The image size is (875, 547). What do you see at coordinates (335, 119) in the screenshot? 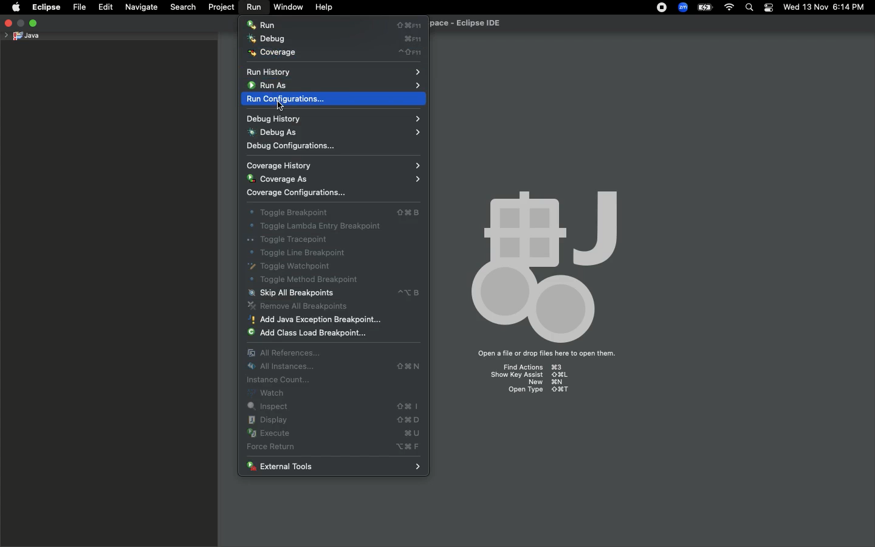
I see `Debug history` at bounding box center [335, 119].